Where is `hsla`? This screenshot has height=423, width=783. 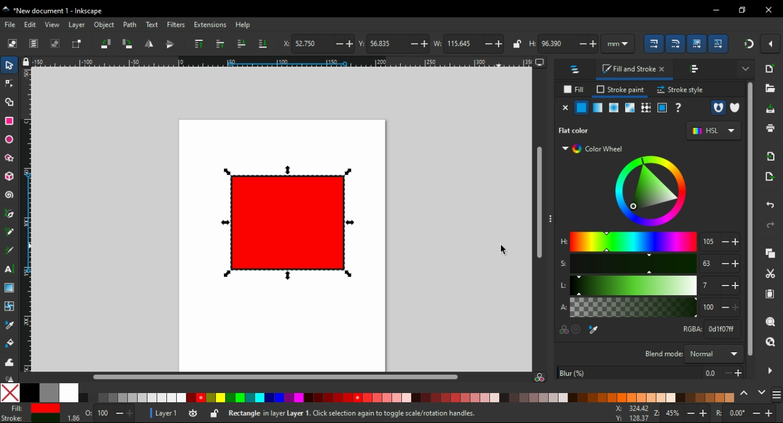 hsla is located at coordinates (562, 273).